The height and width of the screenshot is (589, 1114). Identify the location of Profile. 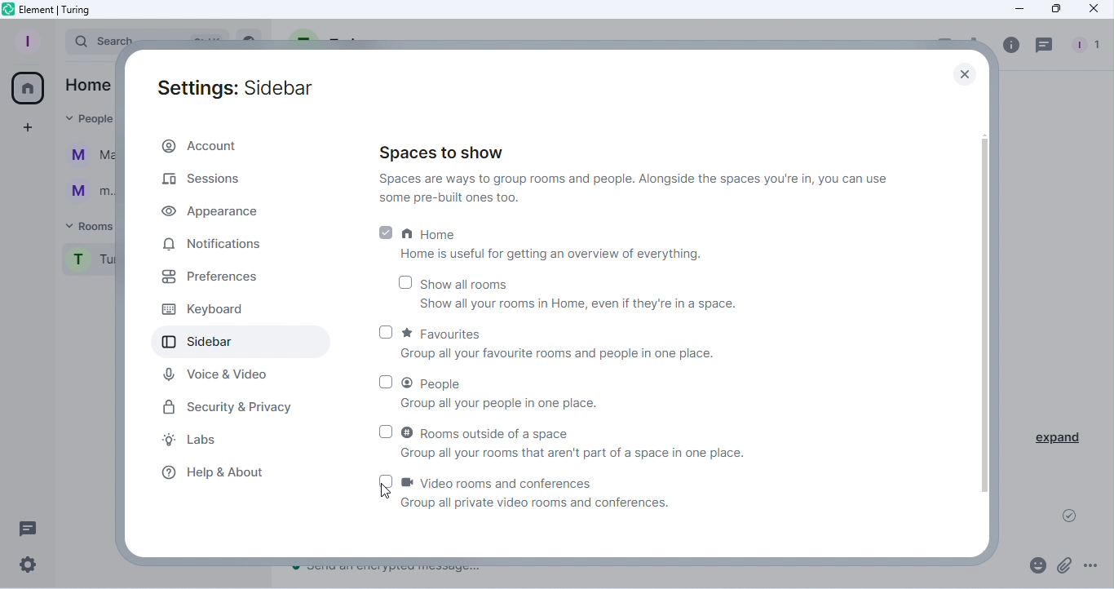
(28, 40).